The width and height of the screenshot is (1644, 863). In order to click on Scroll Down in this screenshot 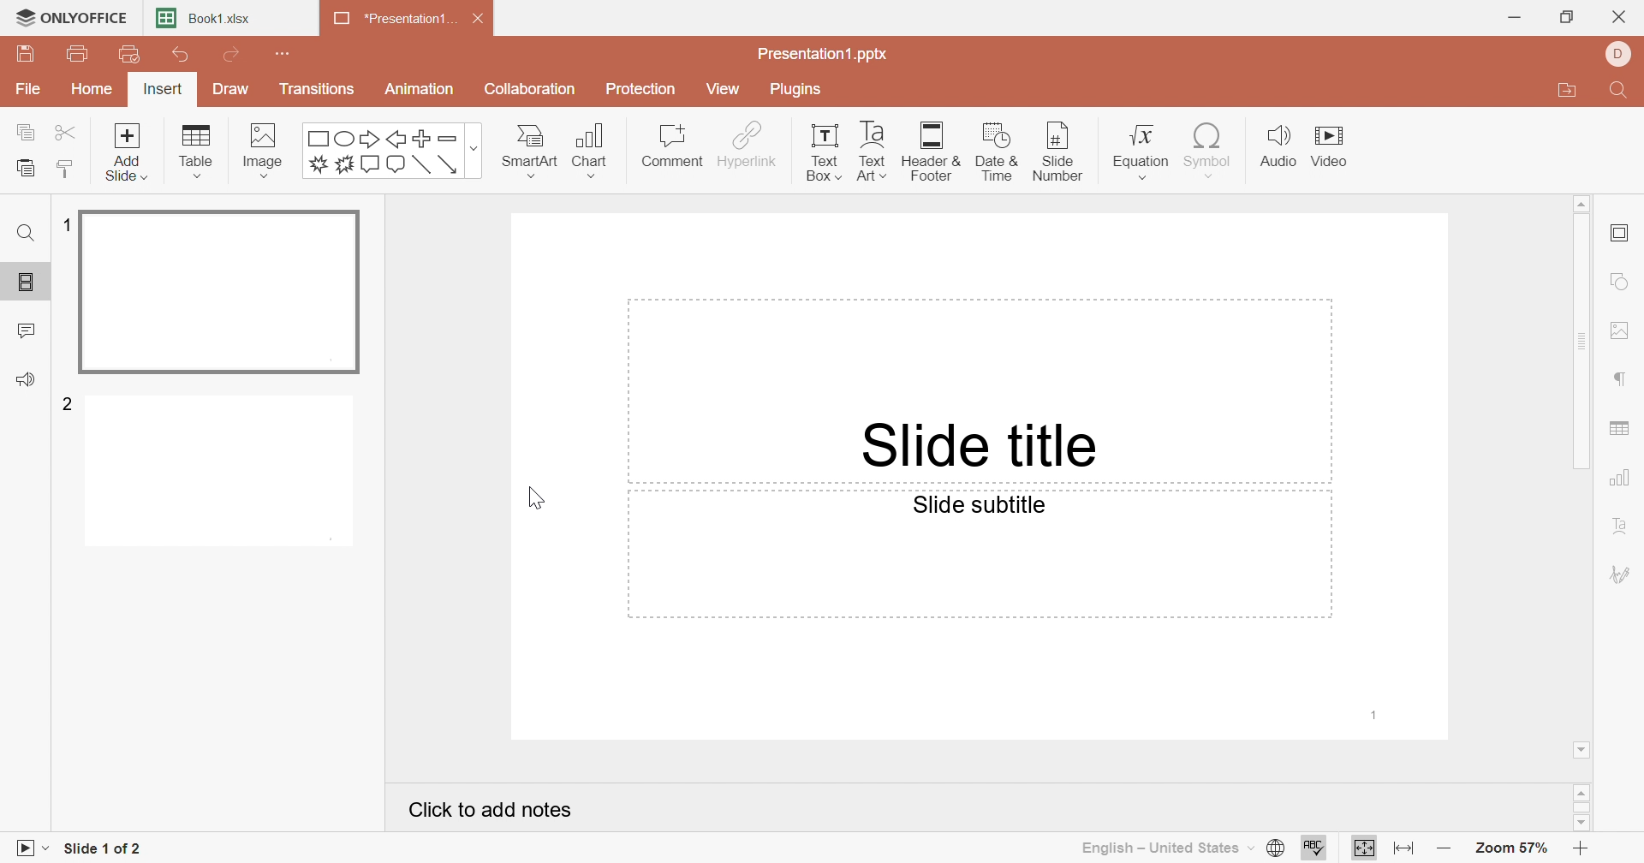, I will do `click(1583, 747)`.